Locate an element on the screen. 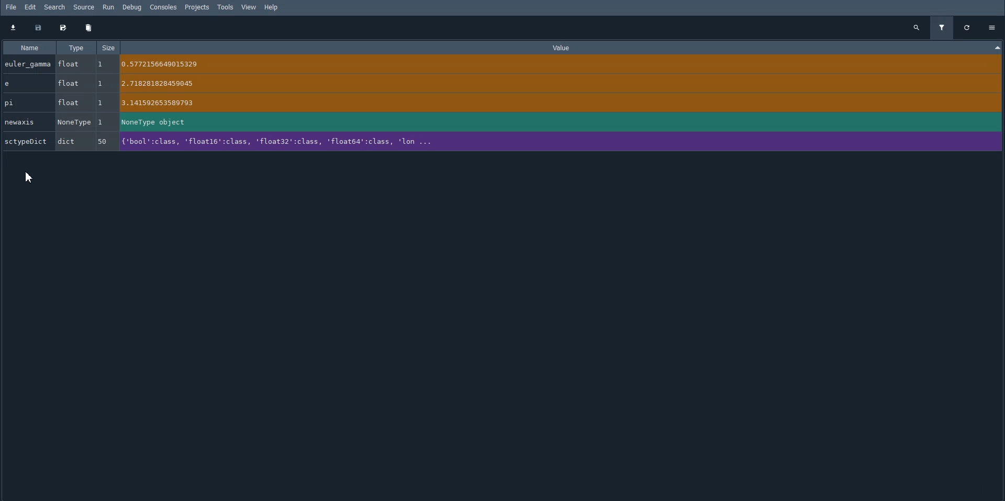  SectypeDict is located at coordinates (230, 143).